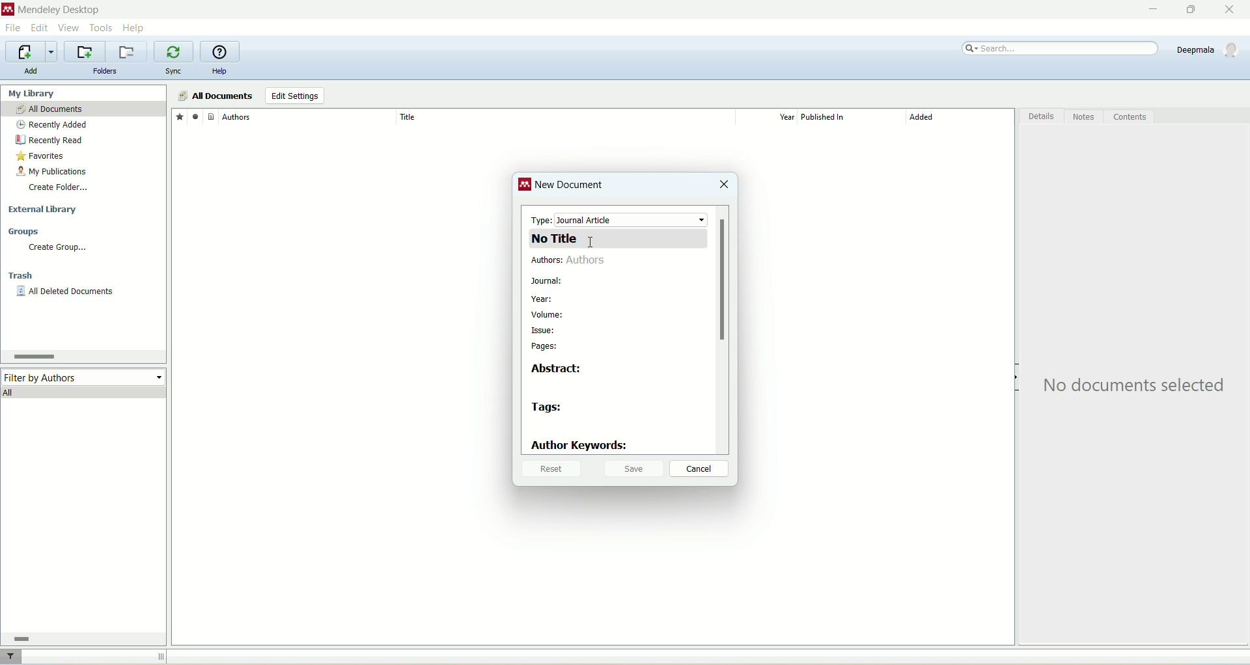 This screenshot has width=1250, height=665. I want to click on pages, so click(546, 347).